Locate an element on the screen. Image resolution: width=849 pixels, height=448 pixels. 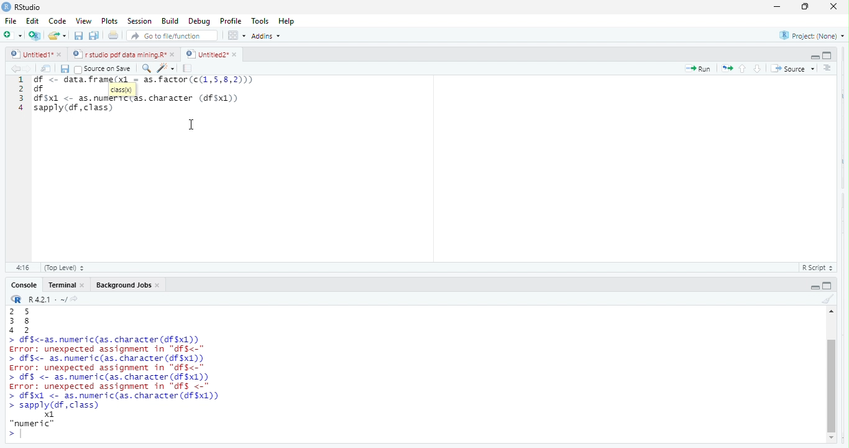
Untitied2 is located at coordinates (204, 55).